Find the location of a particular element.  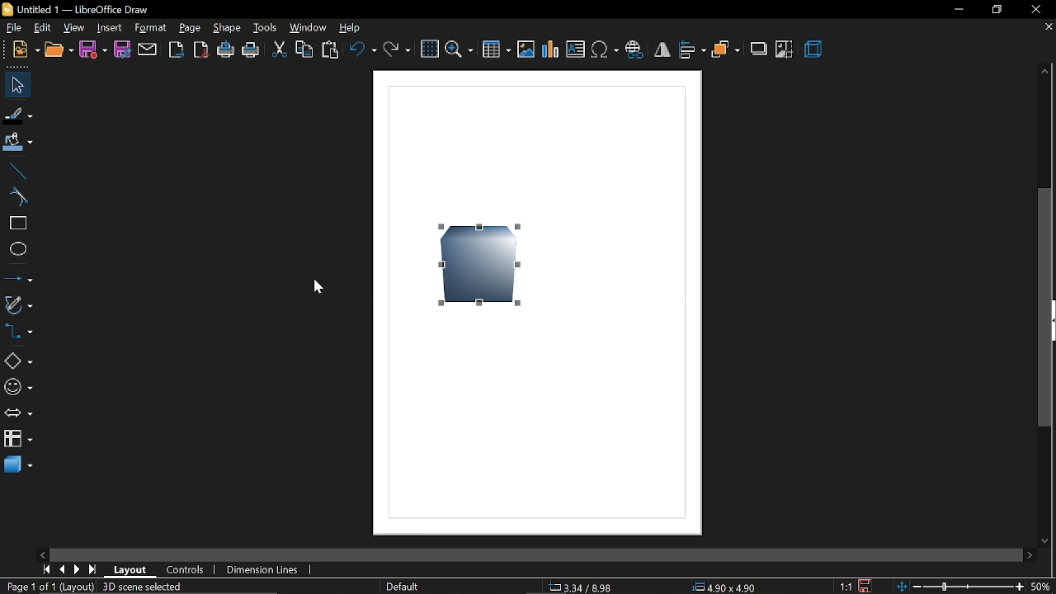

Insert is located at coordinates (110, 28).